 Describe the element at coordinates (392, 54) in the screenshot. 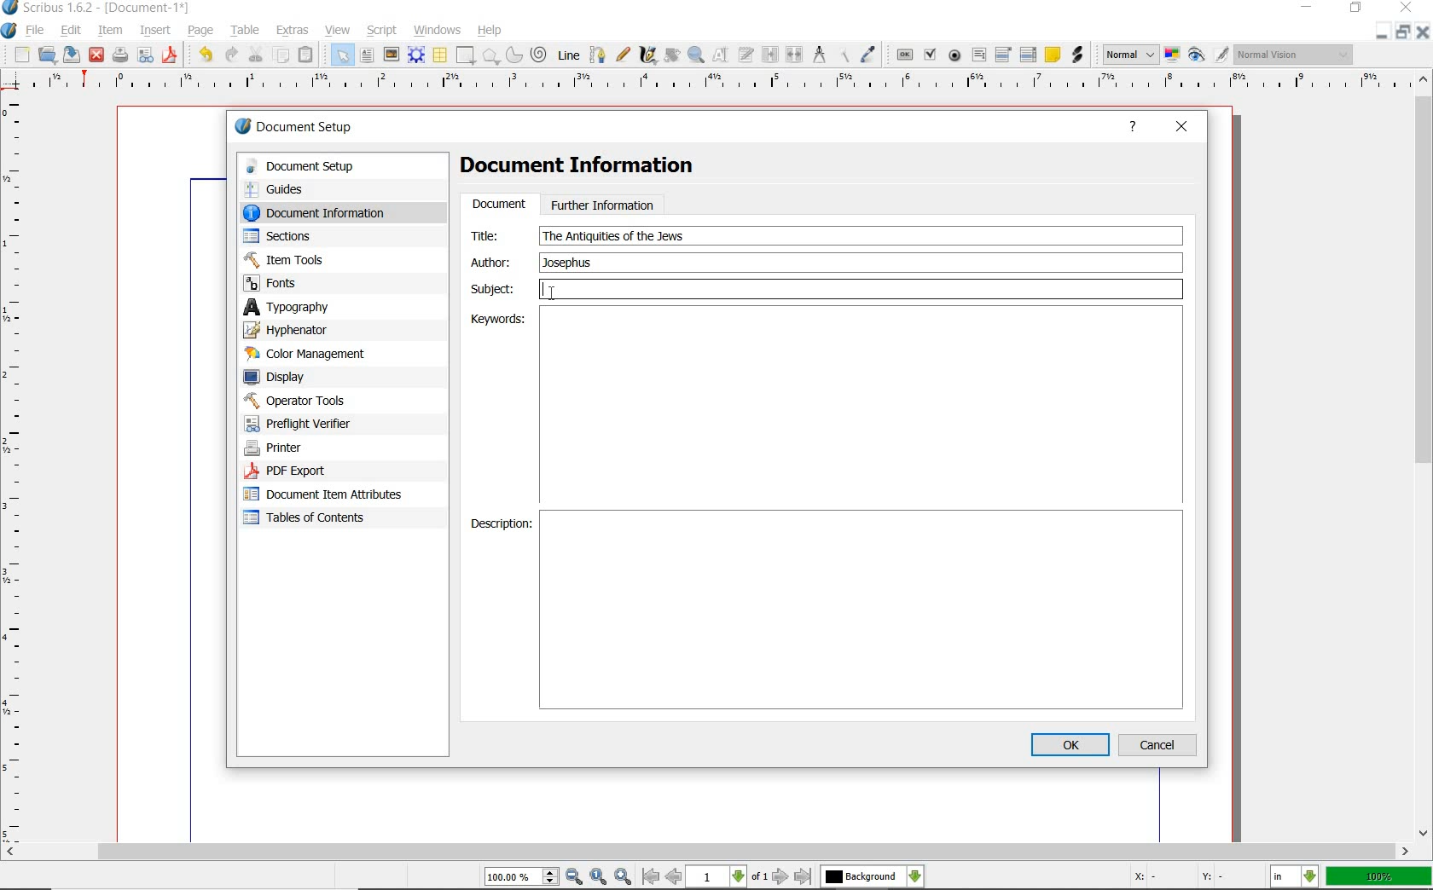

I see `image frame` at that location.